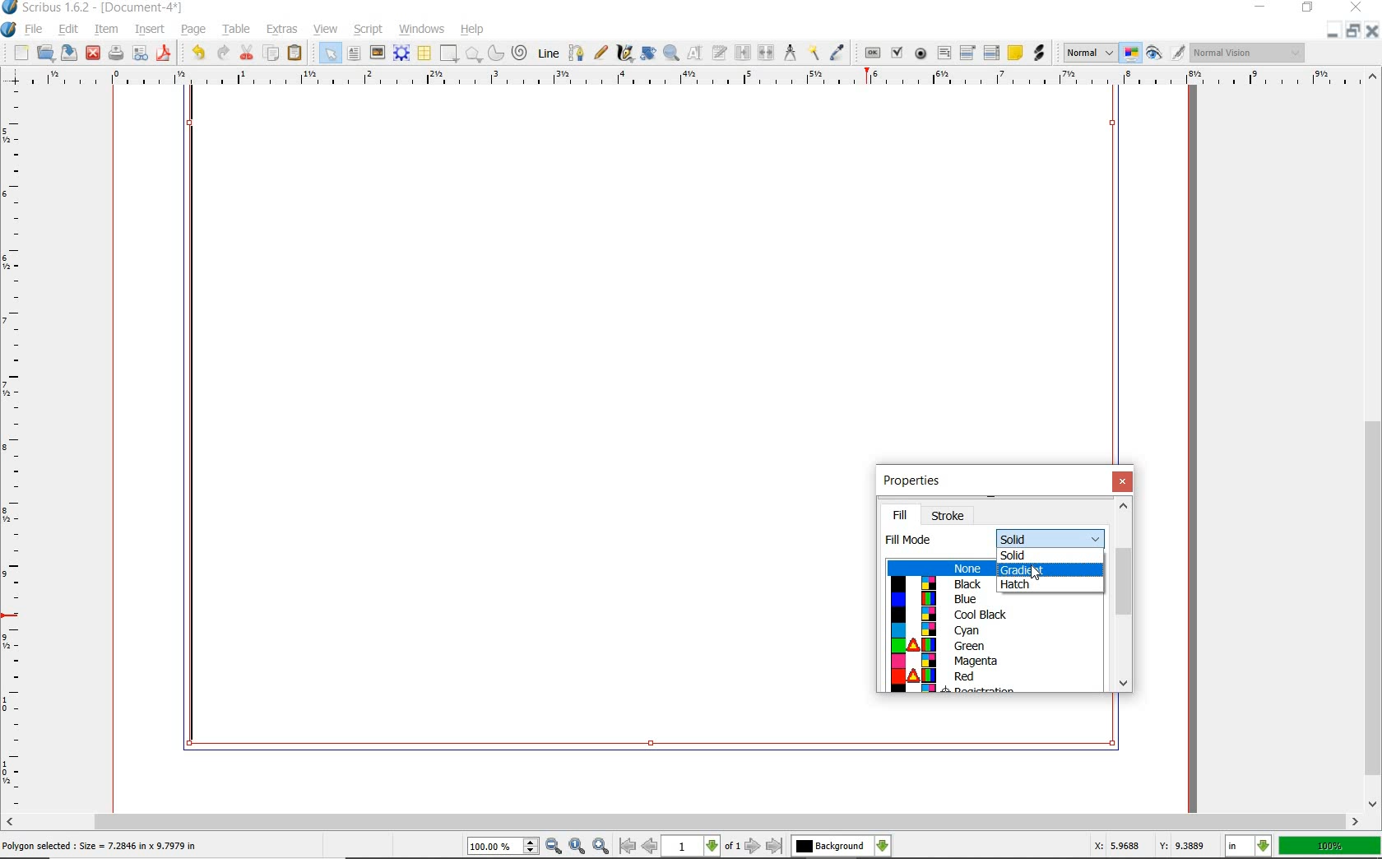  I want to click on preview mode, so click(1166, 54).